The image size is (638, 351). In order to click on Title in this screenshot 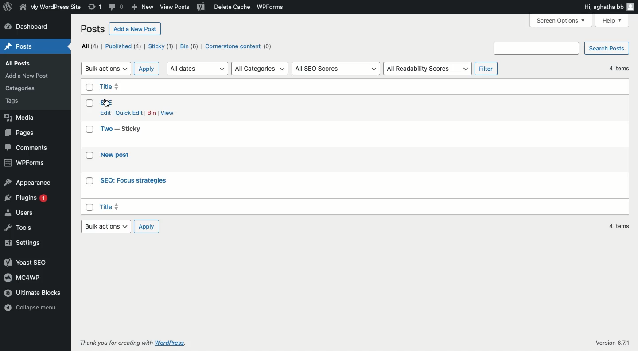, I will do `click(145, 207)`.